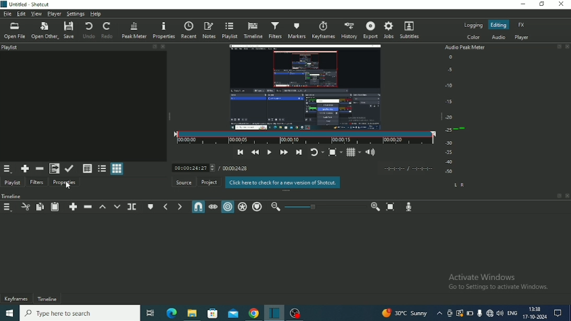 This screenshot has height=321, width=571. What do you see at coordinates (324, 30) in the screenshot?
I see `Keyframes` at bounding box center [324, 30].